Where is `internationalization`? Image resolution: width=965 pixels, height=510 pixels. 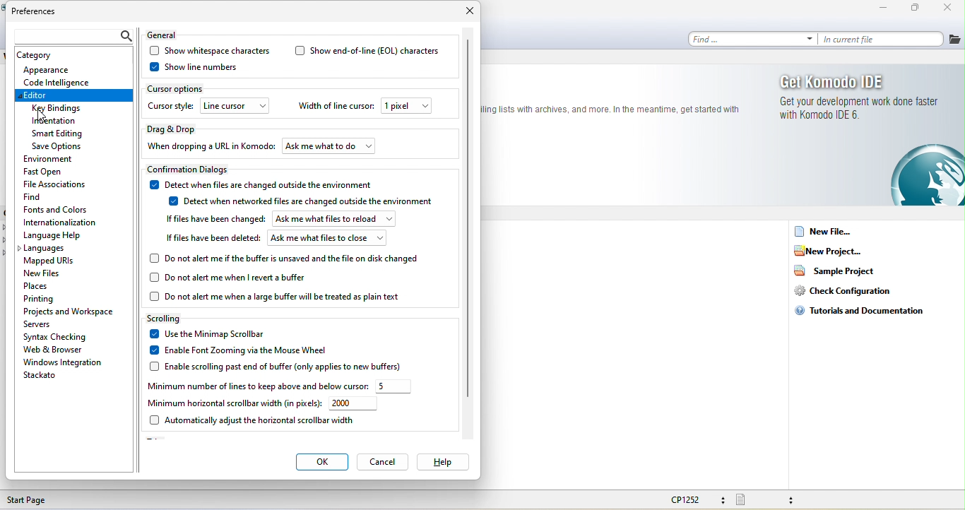 internationalization is located at coordinates (61, 222).